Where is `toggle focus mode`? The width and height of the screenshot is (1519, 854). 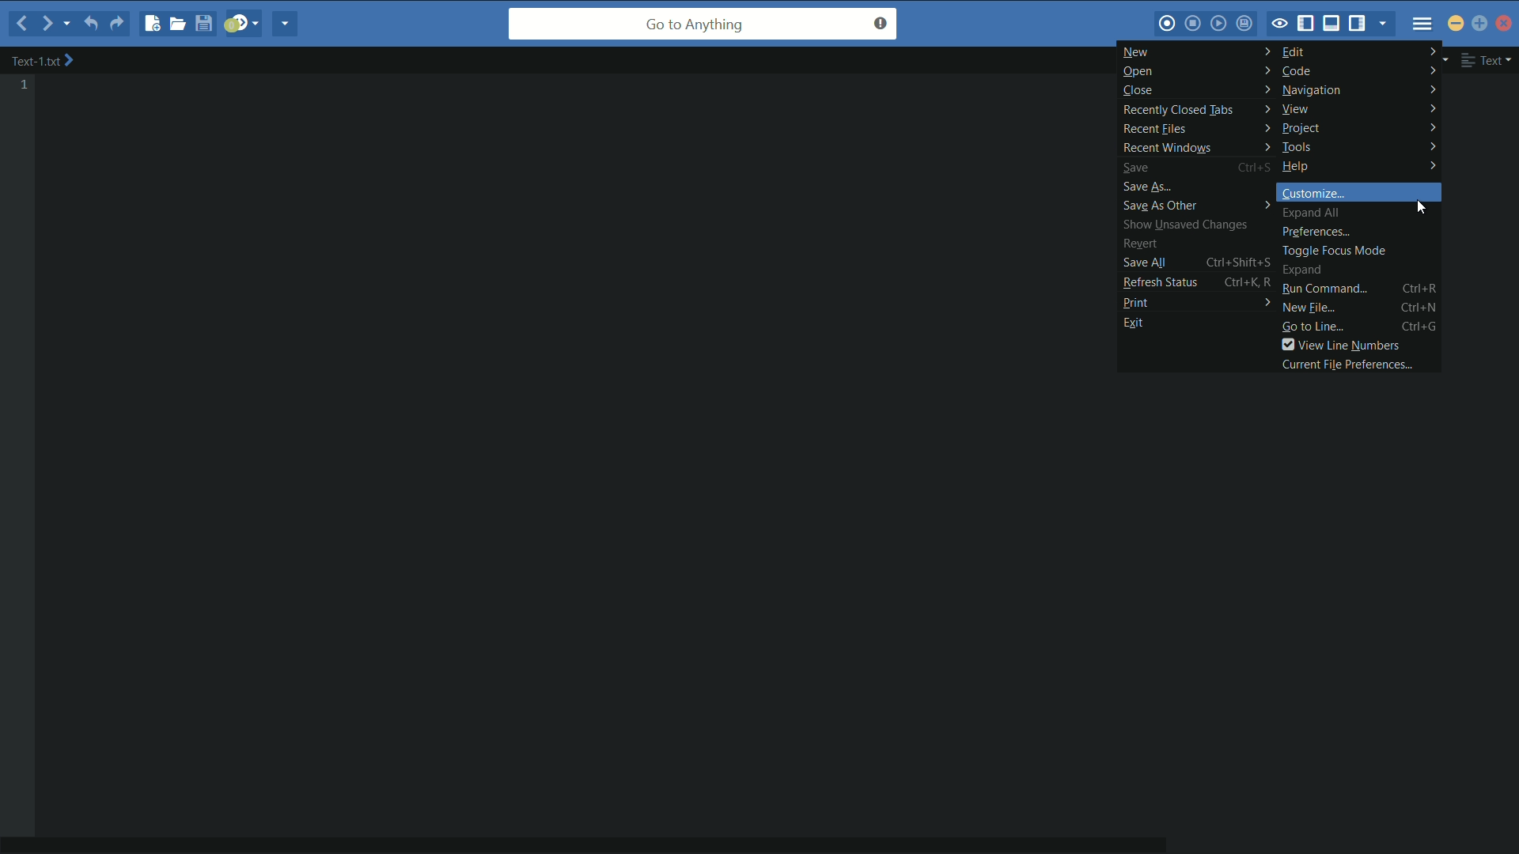 toggle focus mode is located at coordinates (1333, 251).